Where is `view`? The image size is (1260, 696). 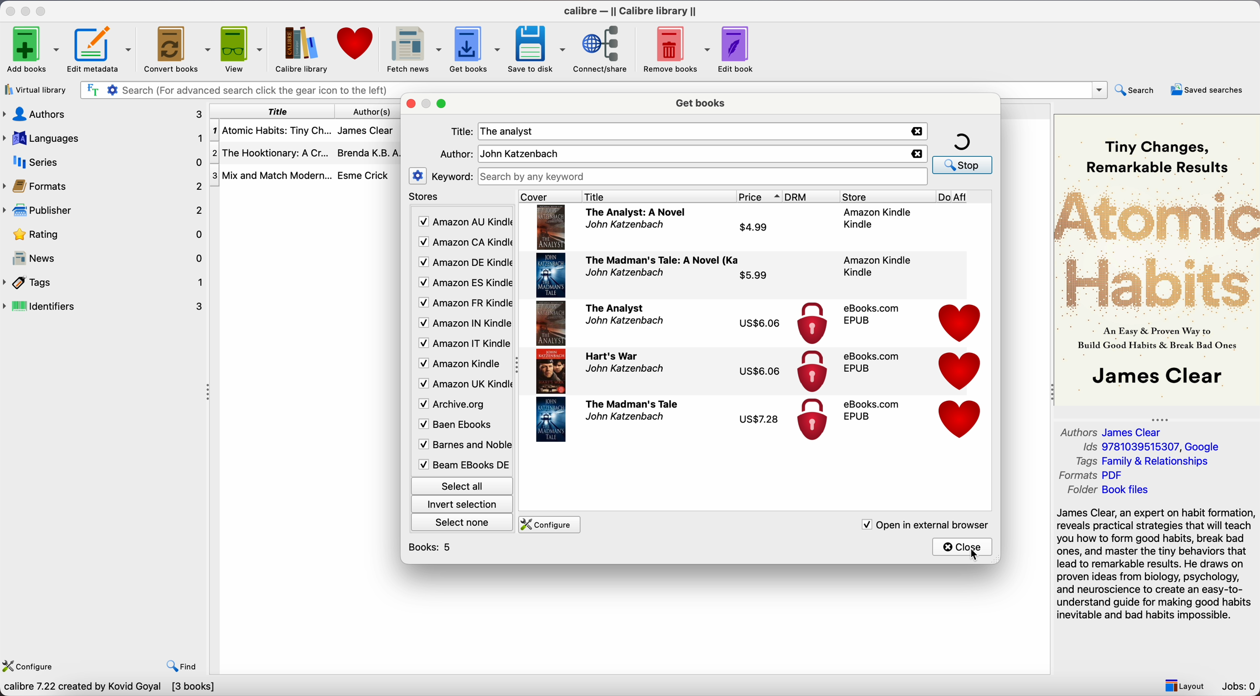
view is located at coordinates (241, 49).